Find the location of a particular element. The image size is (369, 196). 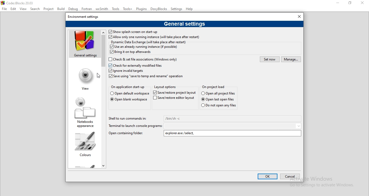

Do not open any files is located at coordinates (219, 105).